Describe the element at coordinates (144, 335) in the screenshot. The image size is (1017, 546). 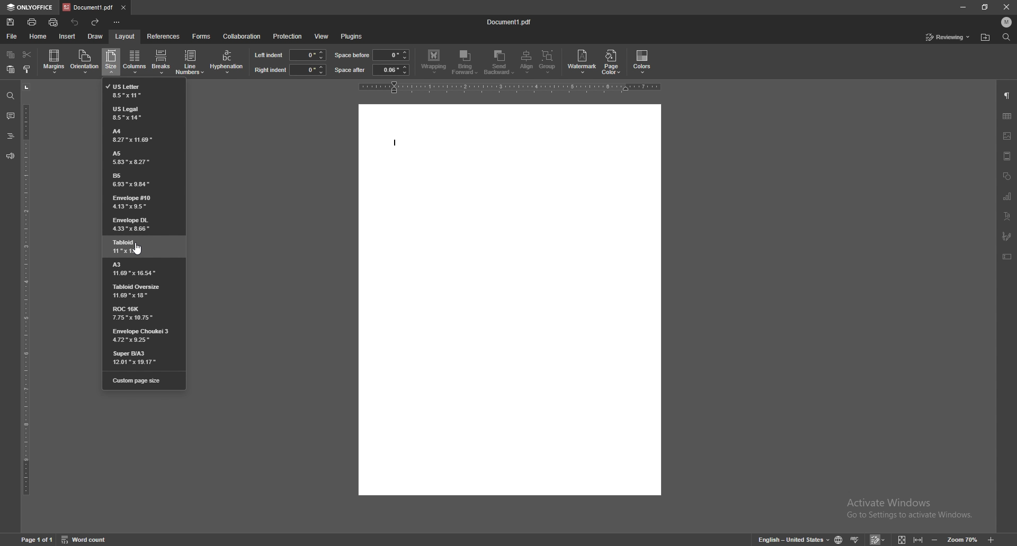
I see `envelope choukei 3` at that location.